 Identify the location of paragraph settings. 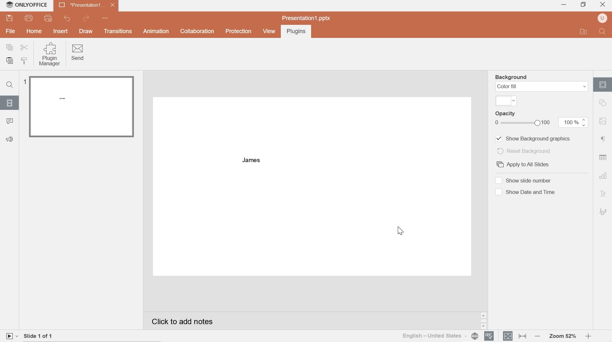
(604, 139).